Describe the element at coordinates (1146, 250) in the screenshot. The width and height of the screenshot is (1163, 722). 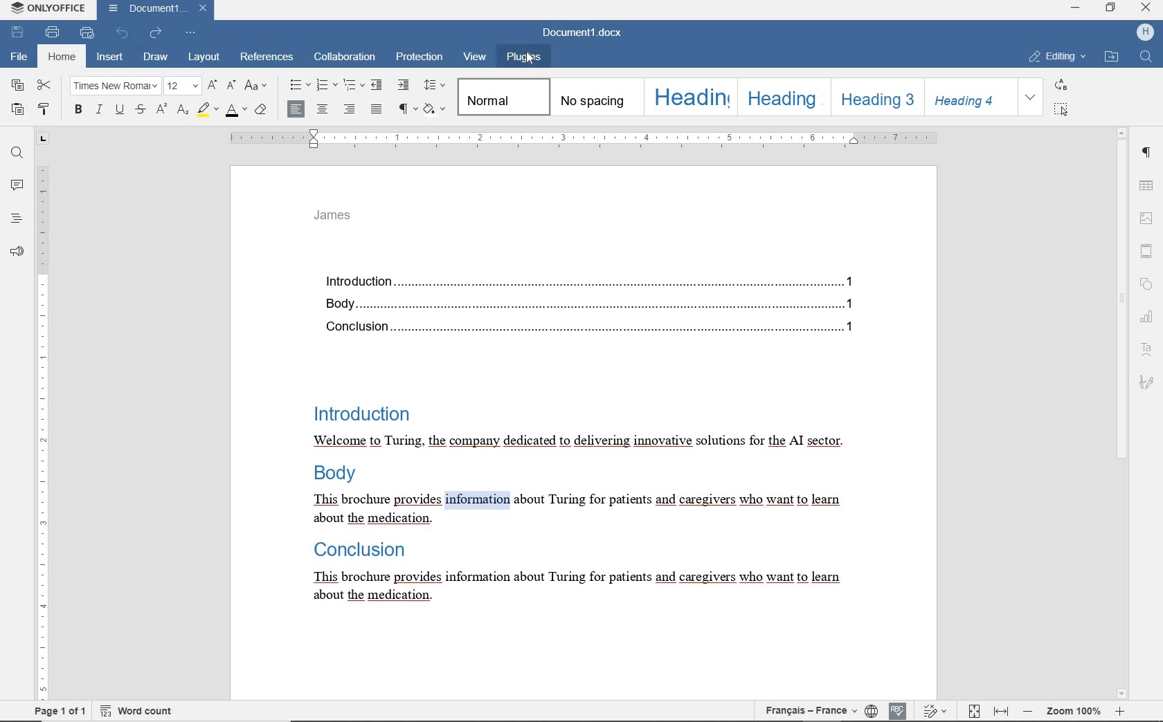
I see `HEADER AND FOOTER` at that location.